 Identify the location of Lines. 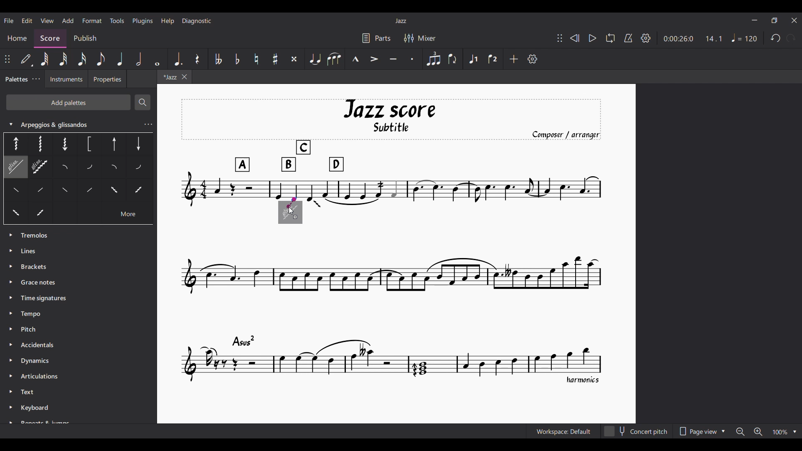
(36, 250).